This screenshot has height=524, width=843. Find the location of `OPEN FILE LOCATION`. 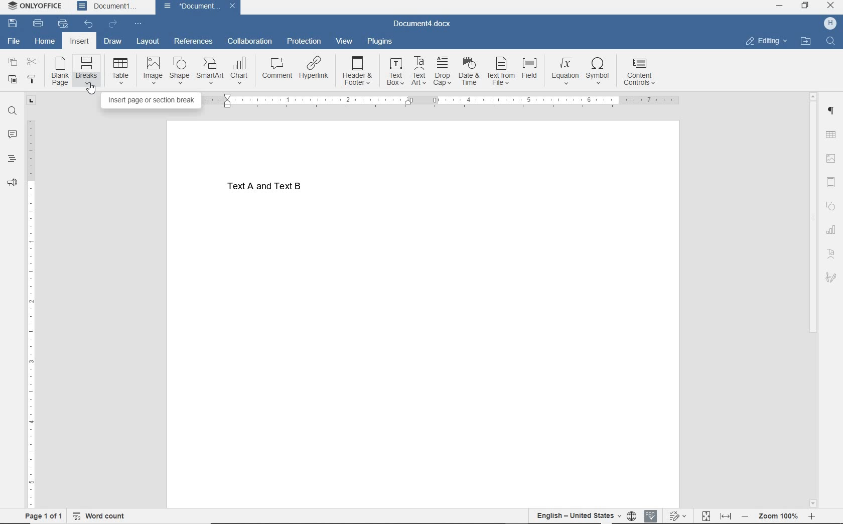

OPEN FILE LOCATION is located at coordinates (806, 41).